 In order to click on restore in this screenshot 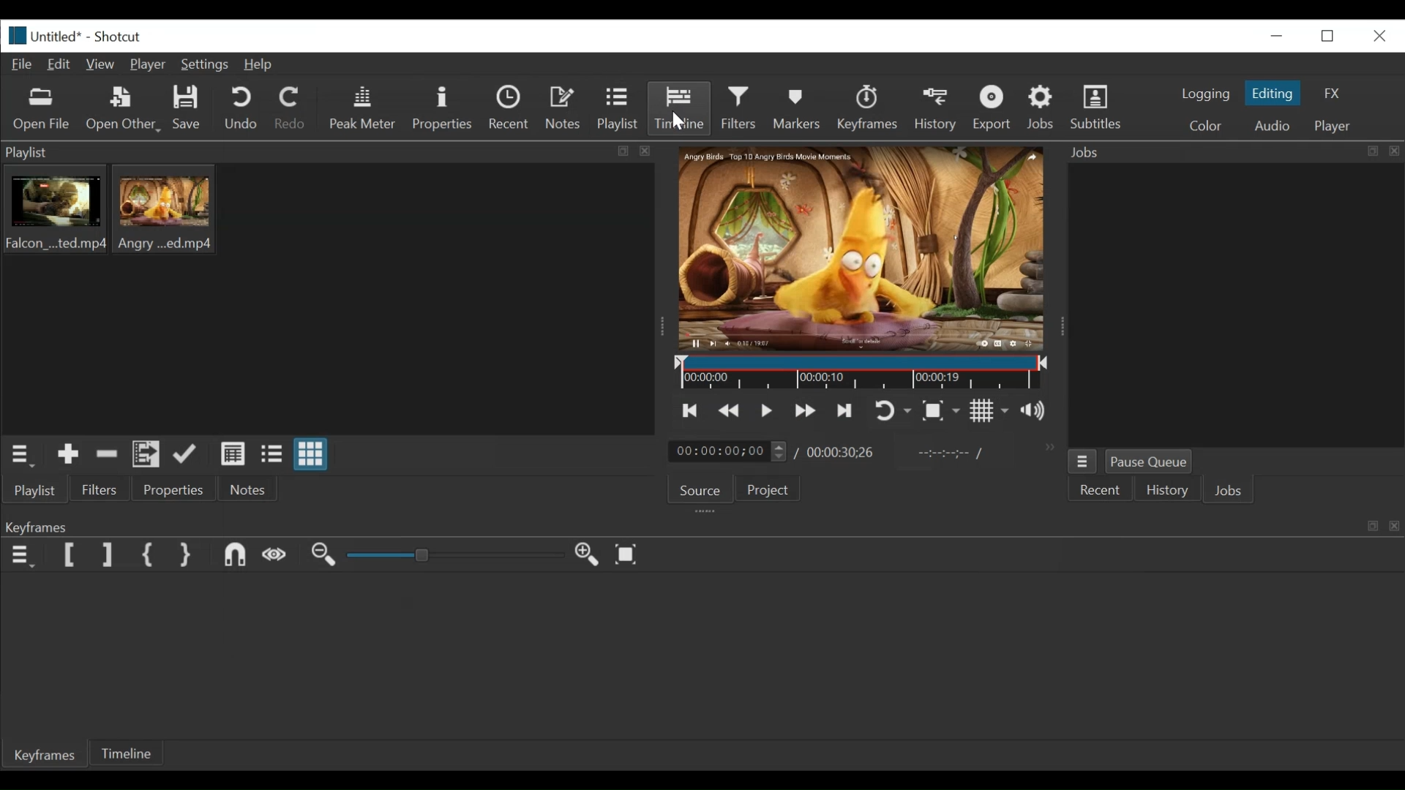, I will do `click(1332, 34)`.